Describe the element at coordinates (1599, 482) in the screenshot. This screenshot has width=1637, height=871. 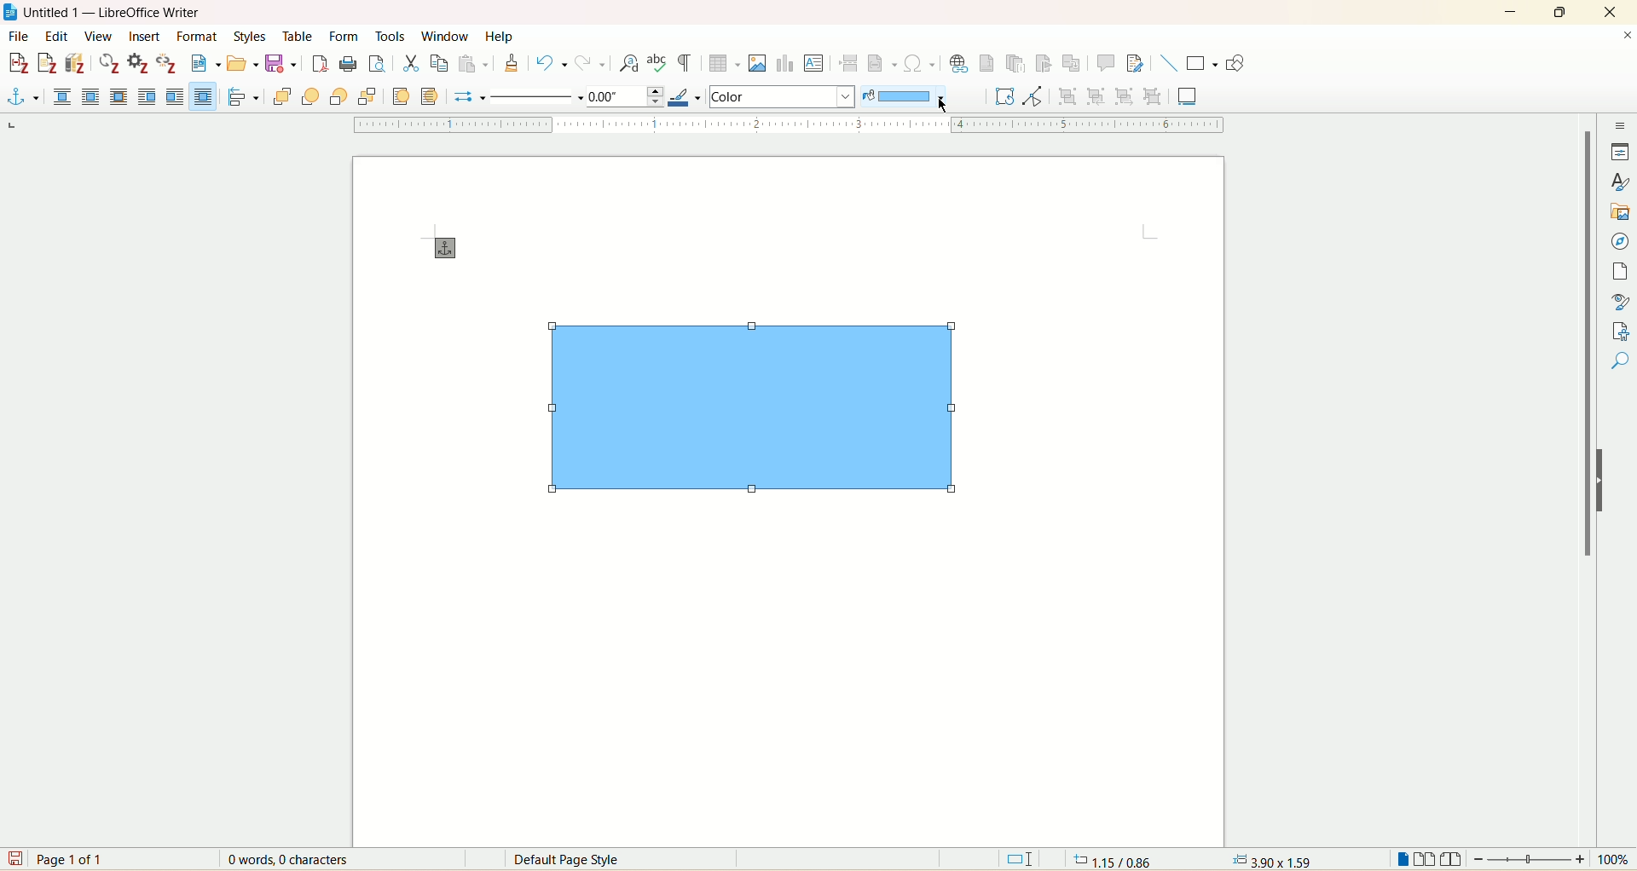
I see `hide` at that location.